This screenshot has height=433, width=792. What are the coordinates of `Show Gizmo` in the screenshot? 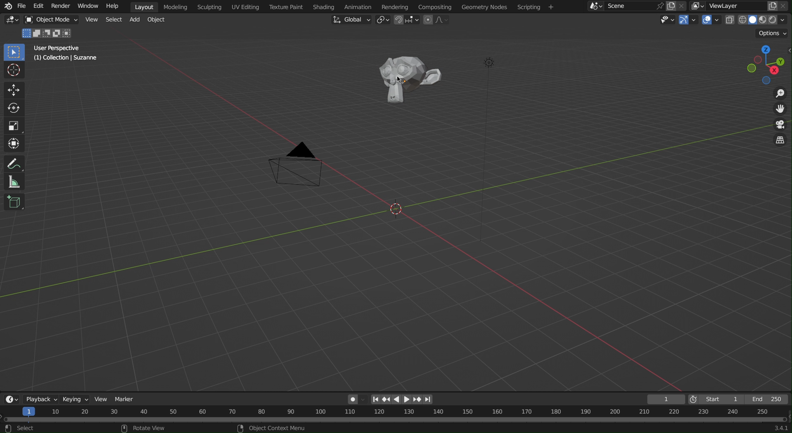 It's located at (688, 20).